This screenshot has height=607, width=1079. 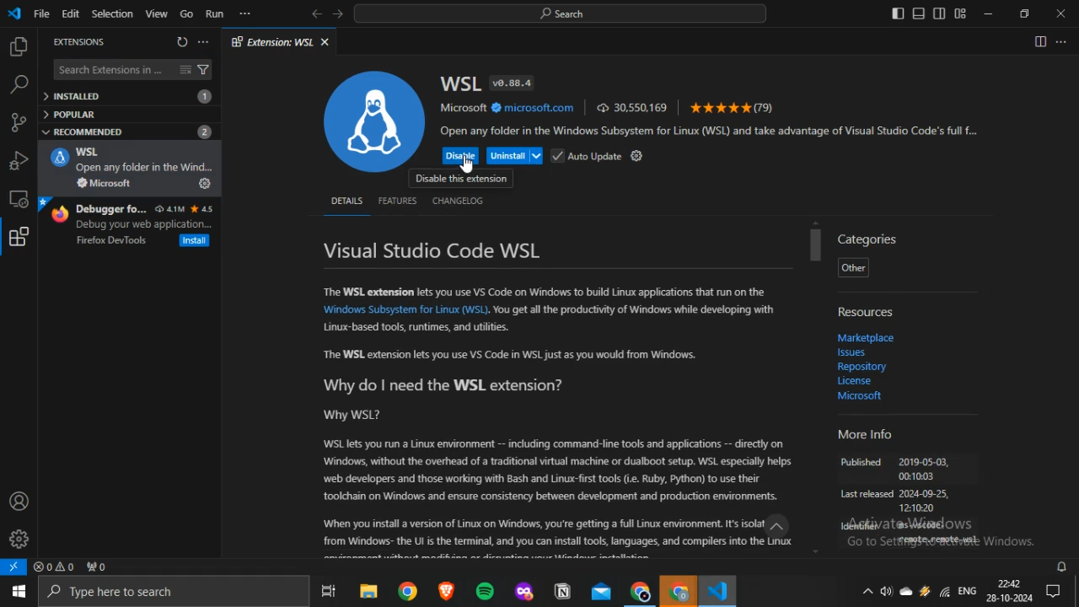 What do you see at coordinates (603, 591) in the screenshot?
I see `outlook` at bounding box center [603, 591].